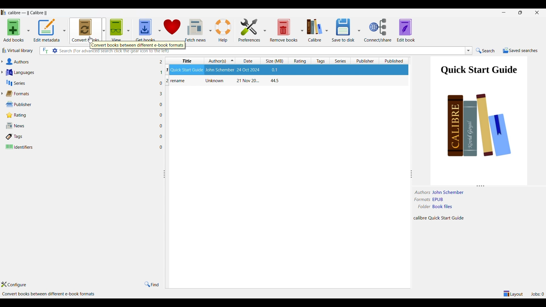 The height and width of the screenshot is (307, 546). Describe the element at coordinates (159, 30) in the screenshot. I see `Get book options` at that location.